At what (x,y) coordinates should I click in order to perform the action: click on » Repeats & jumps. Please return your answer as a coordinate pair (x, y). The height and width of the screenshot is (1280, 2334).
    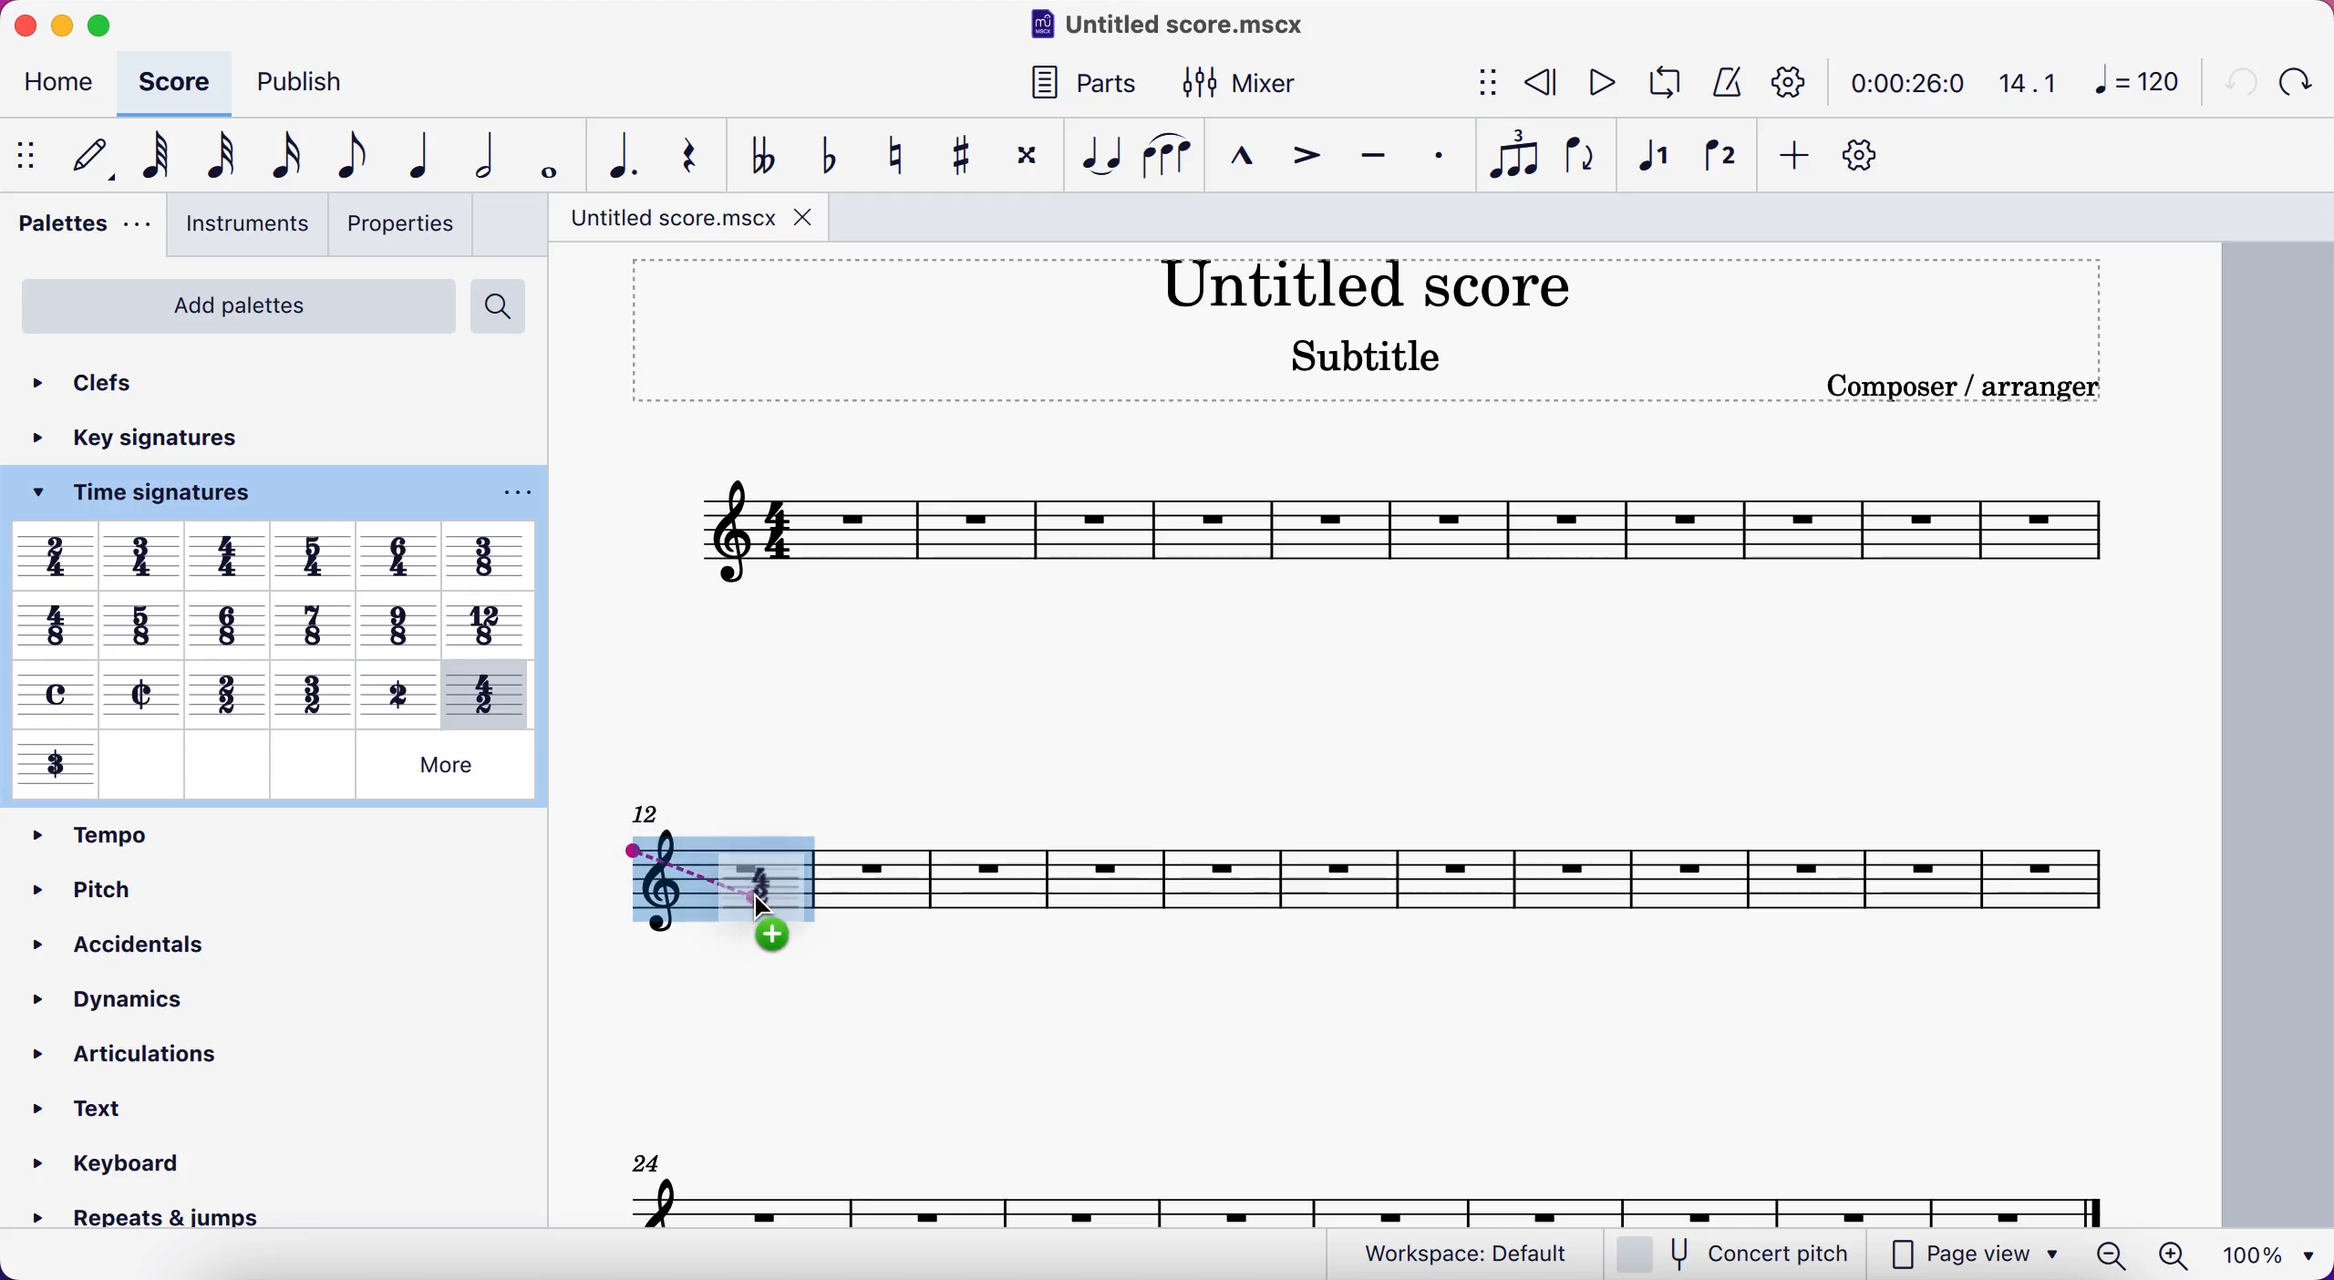
    Looking at the image, I should click on (130, 1222).